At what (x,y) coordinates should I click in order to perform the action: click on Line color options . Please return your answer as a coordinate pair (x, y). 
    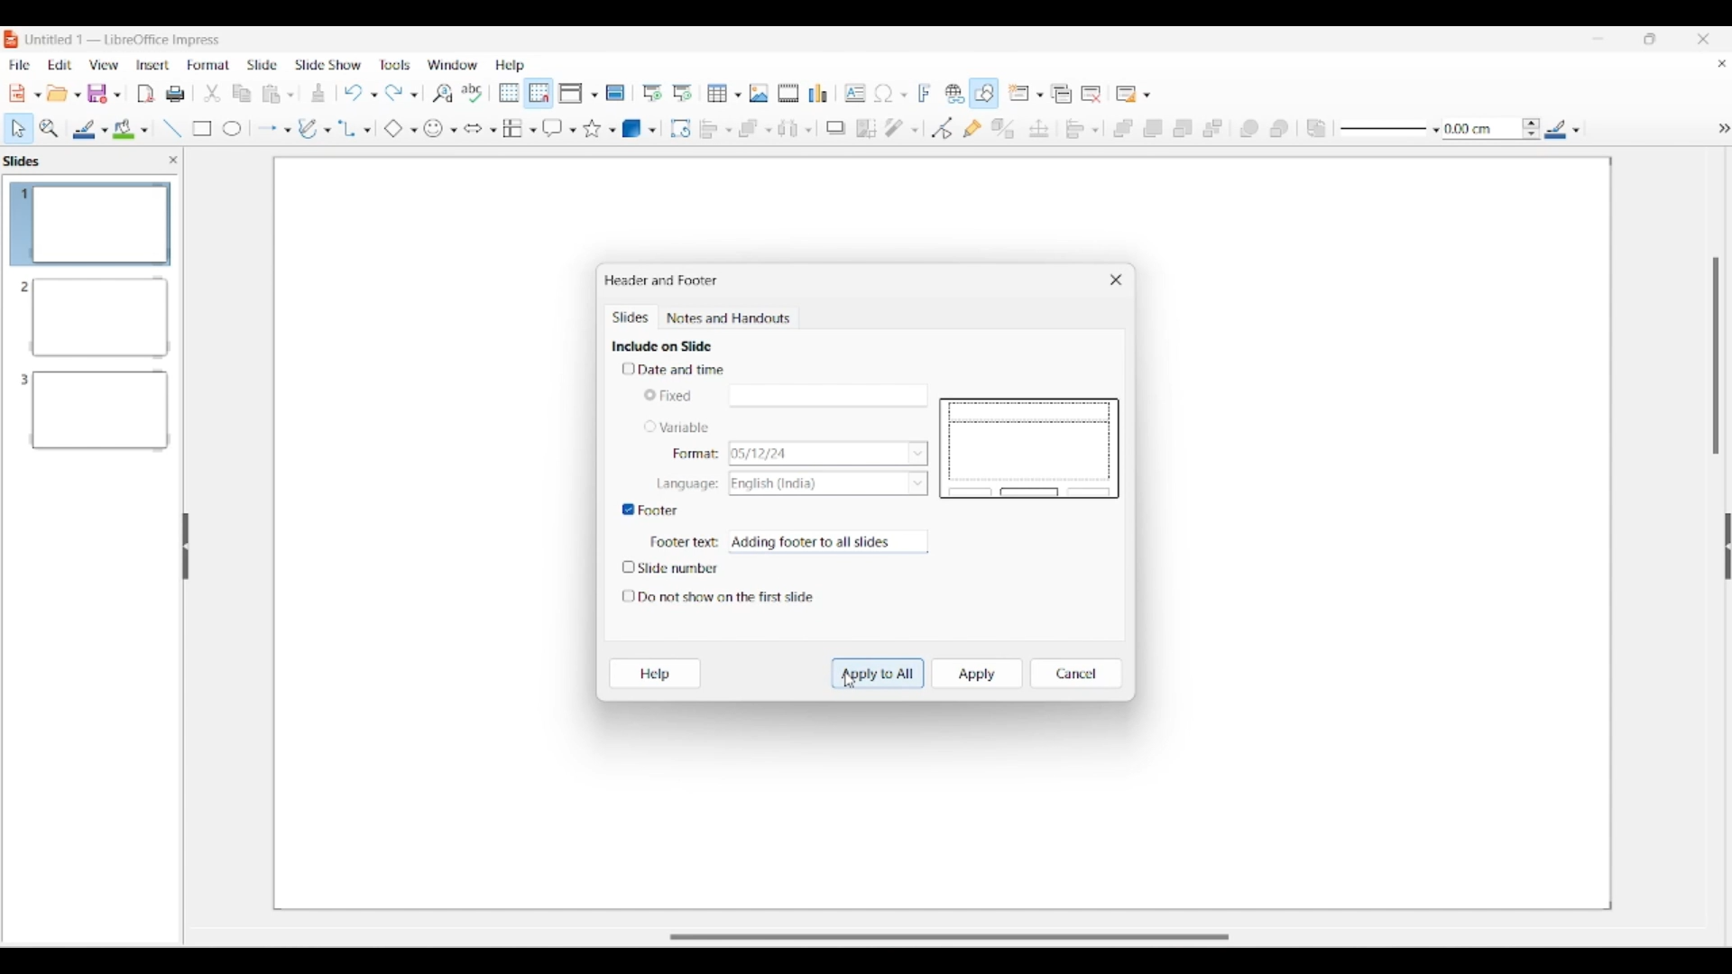
    Looking at the image, I should click on (90, 130).